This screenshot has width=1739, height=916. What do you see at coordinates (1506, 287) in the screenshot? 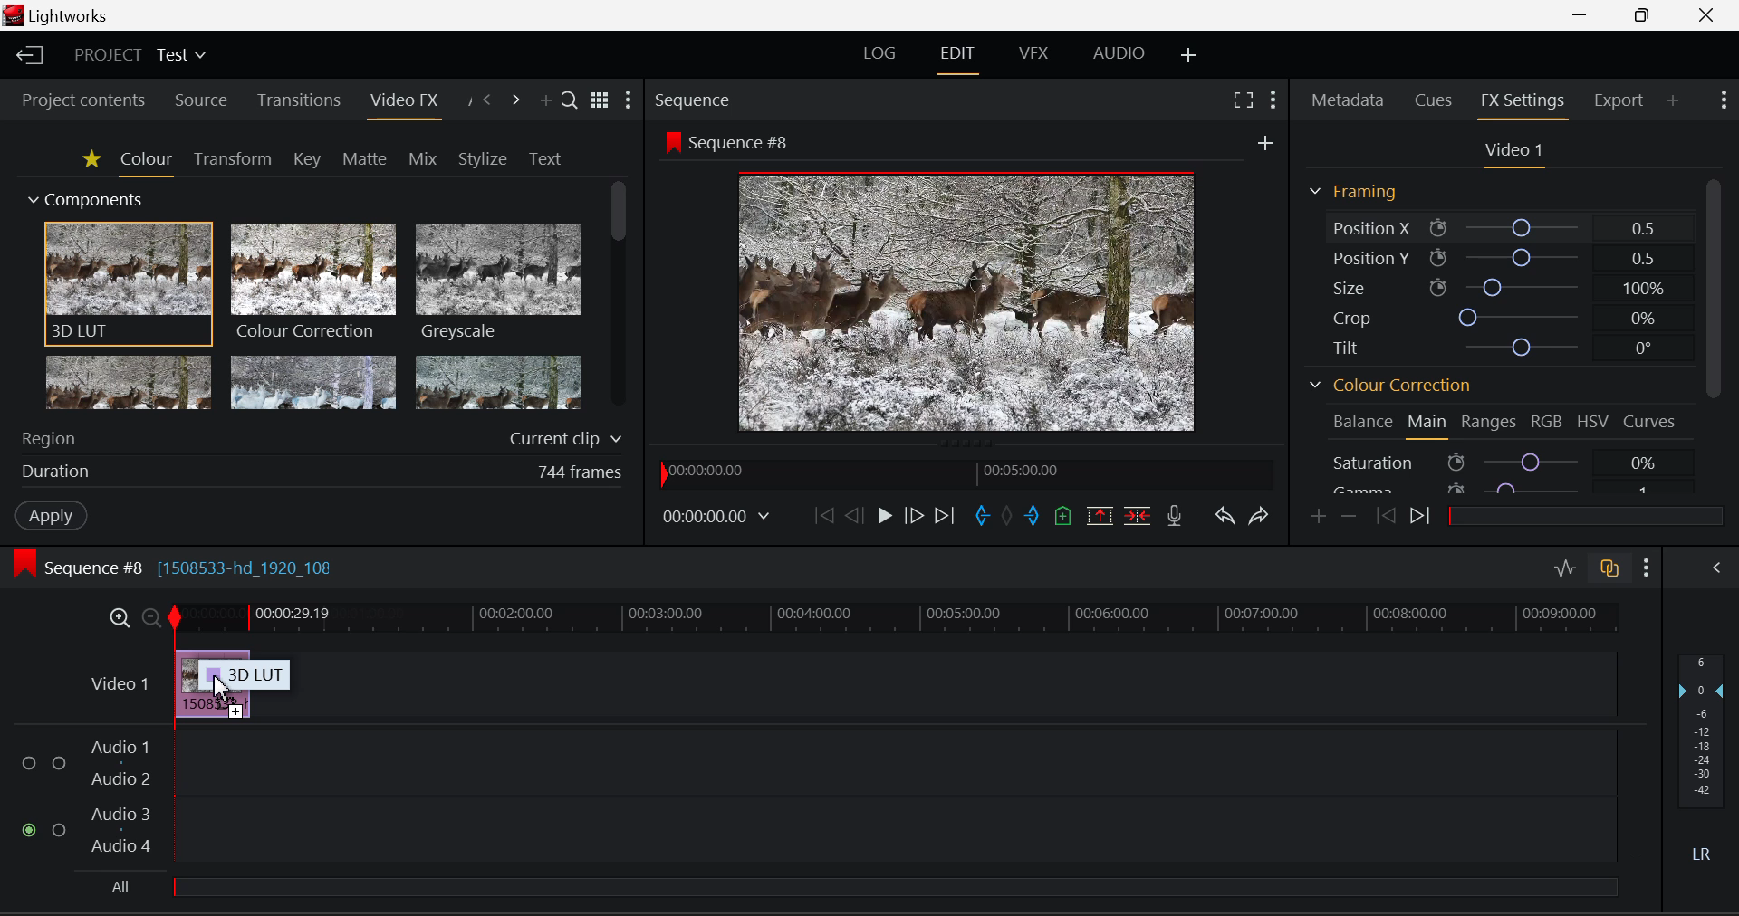
I see `Size` at bounding box center [1506, 287].